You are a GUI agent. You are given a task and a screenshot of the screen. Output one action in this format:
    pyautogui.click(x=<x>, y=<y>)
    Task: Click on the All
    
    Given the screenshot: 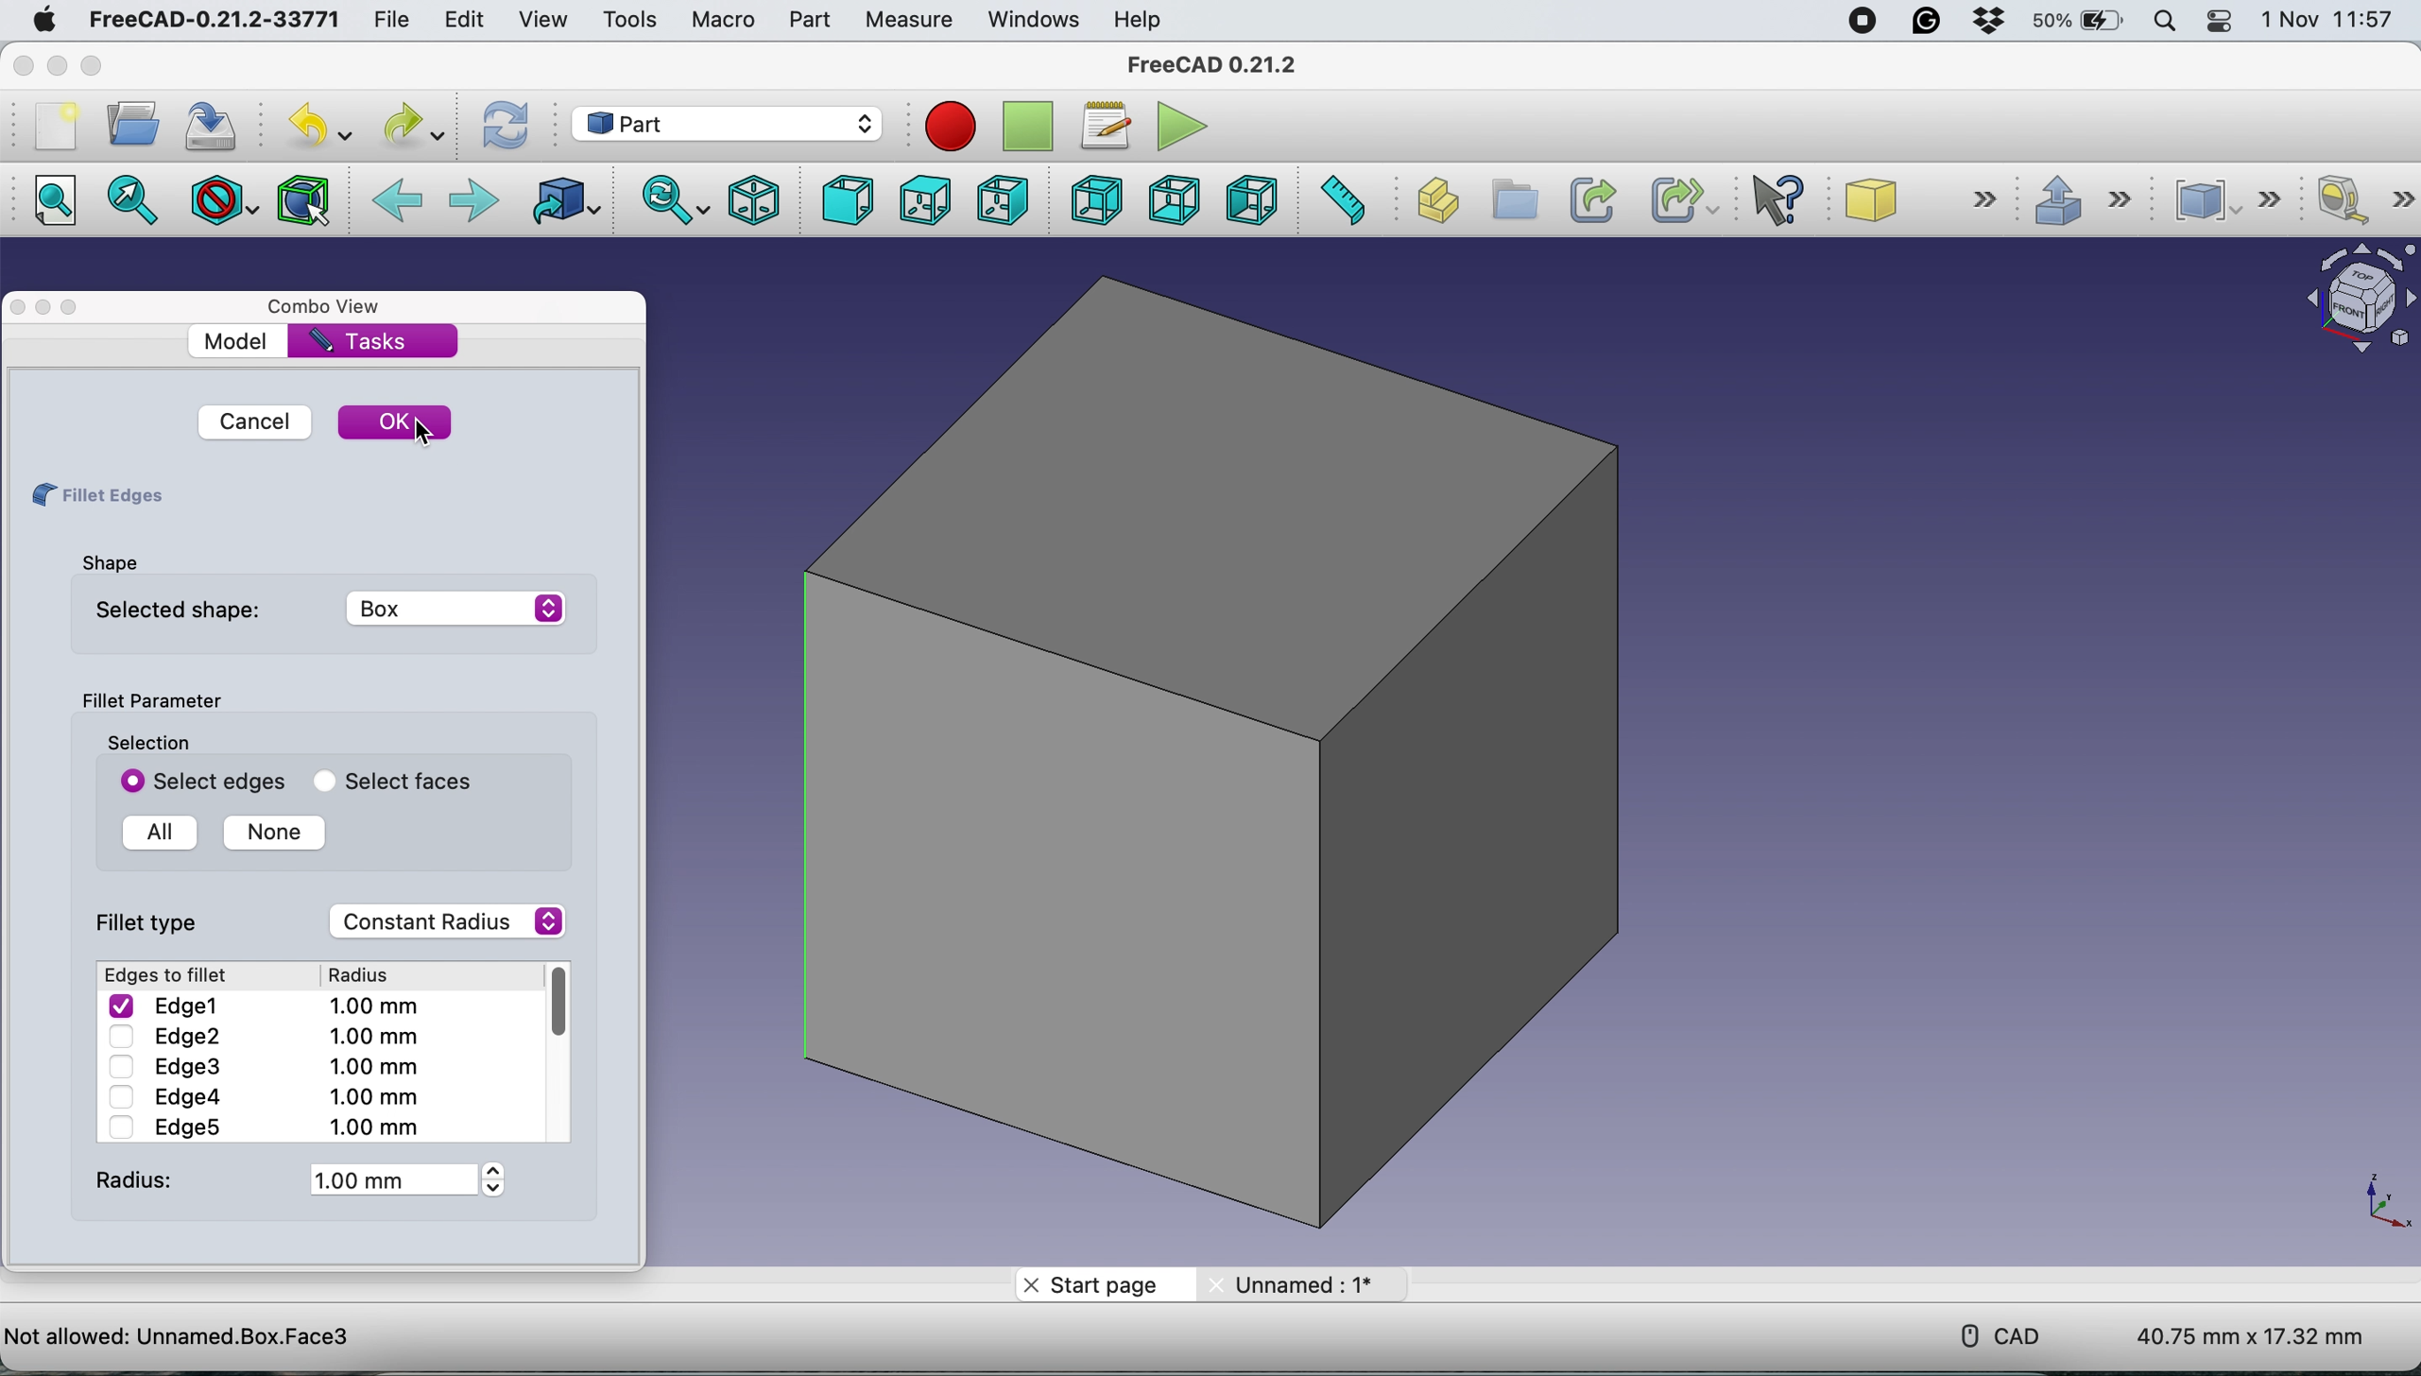 What is the action you would take?
    pyautogui.click(x=153, y=834)
    